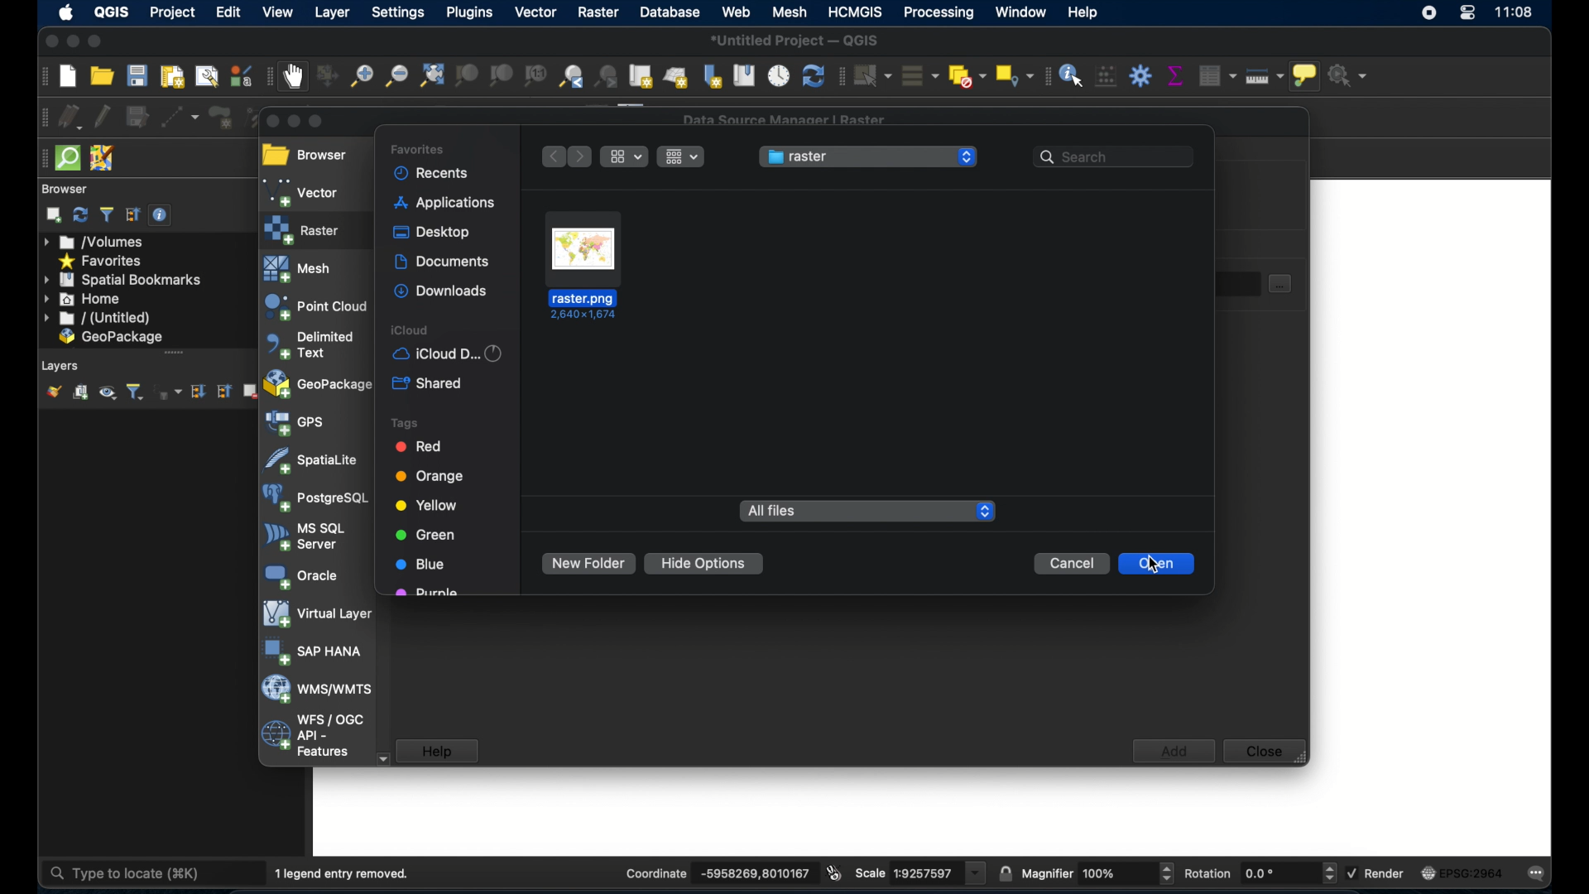 The image size is (1589, 894). I want to click on new map view, so click(642, 76).